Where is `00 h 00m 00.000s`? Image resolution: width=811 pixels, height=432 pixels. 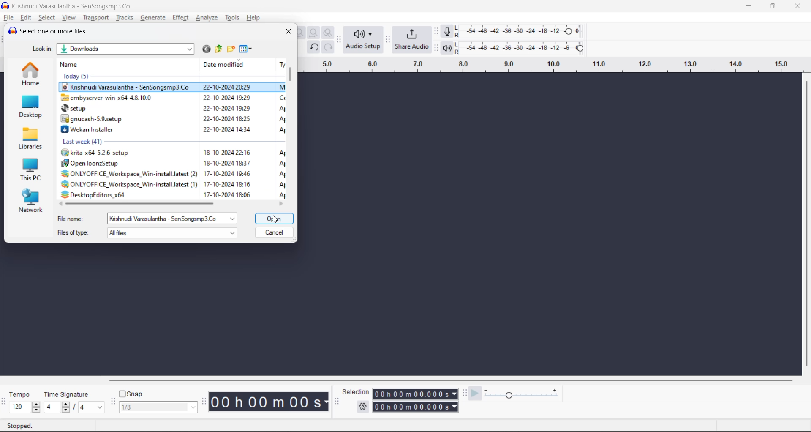
00 h 00m 00.000s is located at coordinates (415, 394).